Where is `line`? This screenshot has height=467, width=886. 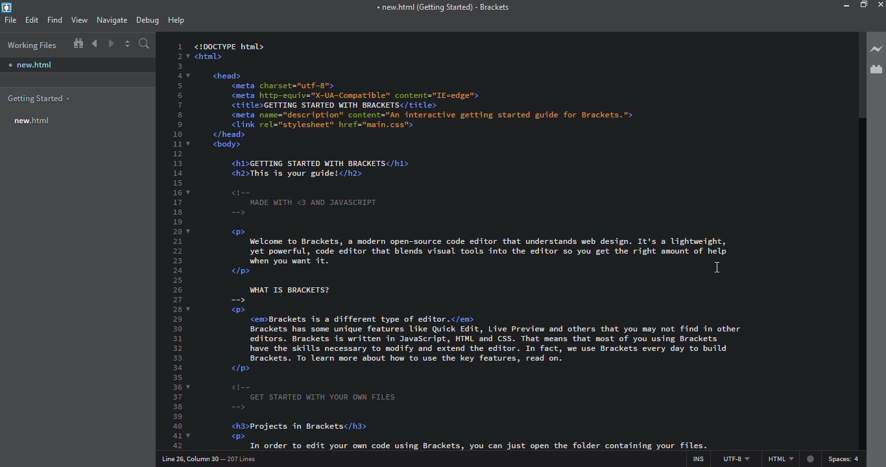 line is located at coordinates (212, 459).